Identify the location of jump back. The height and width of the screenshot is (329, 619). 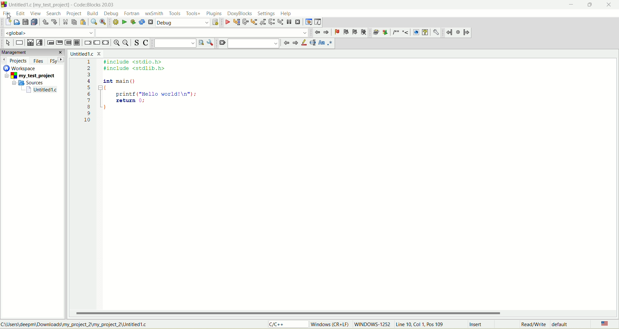
(318, 33).